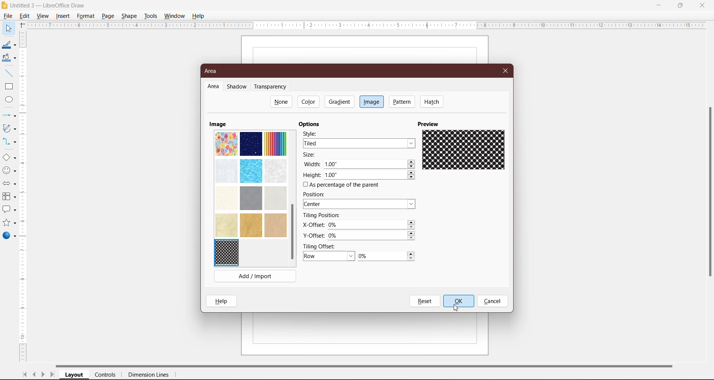 This screenshot has width=714, height=380. Describe the element at coordinates (402, 102) in the screenshot. I see `Pattern` at that location.